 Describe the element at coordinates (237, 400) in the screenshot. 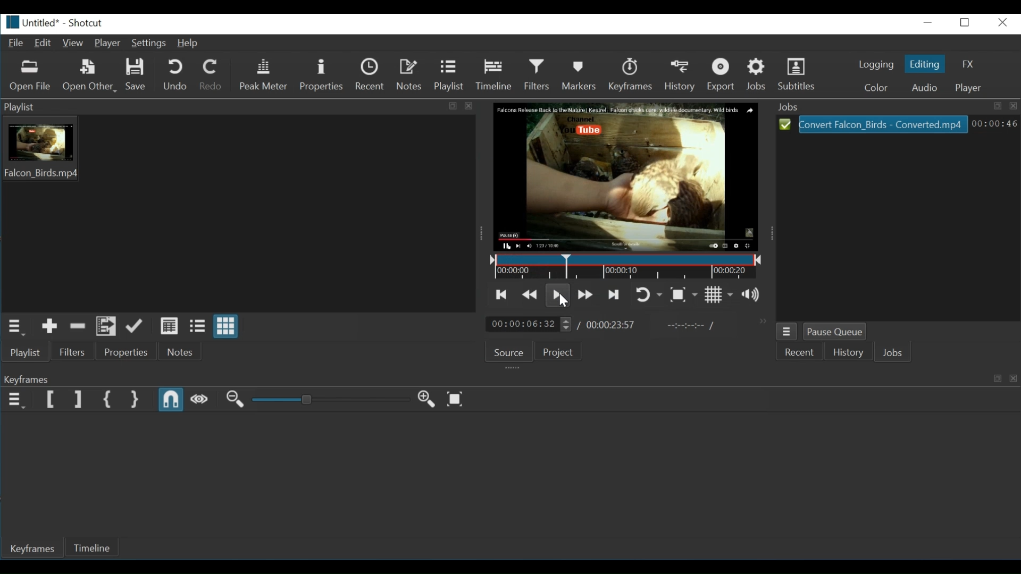

I see `Zoom keyframe out` at that location.